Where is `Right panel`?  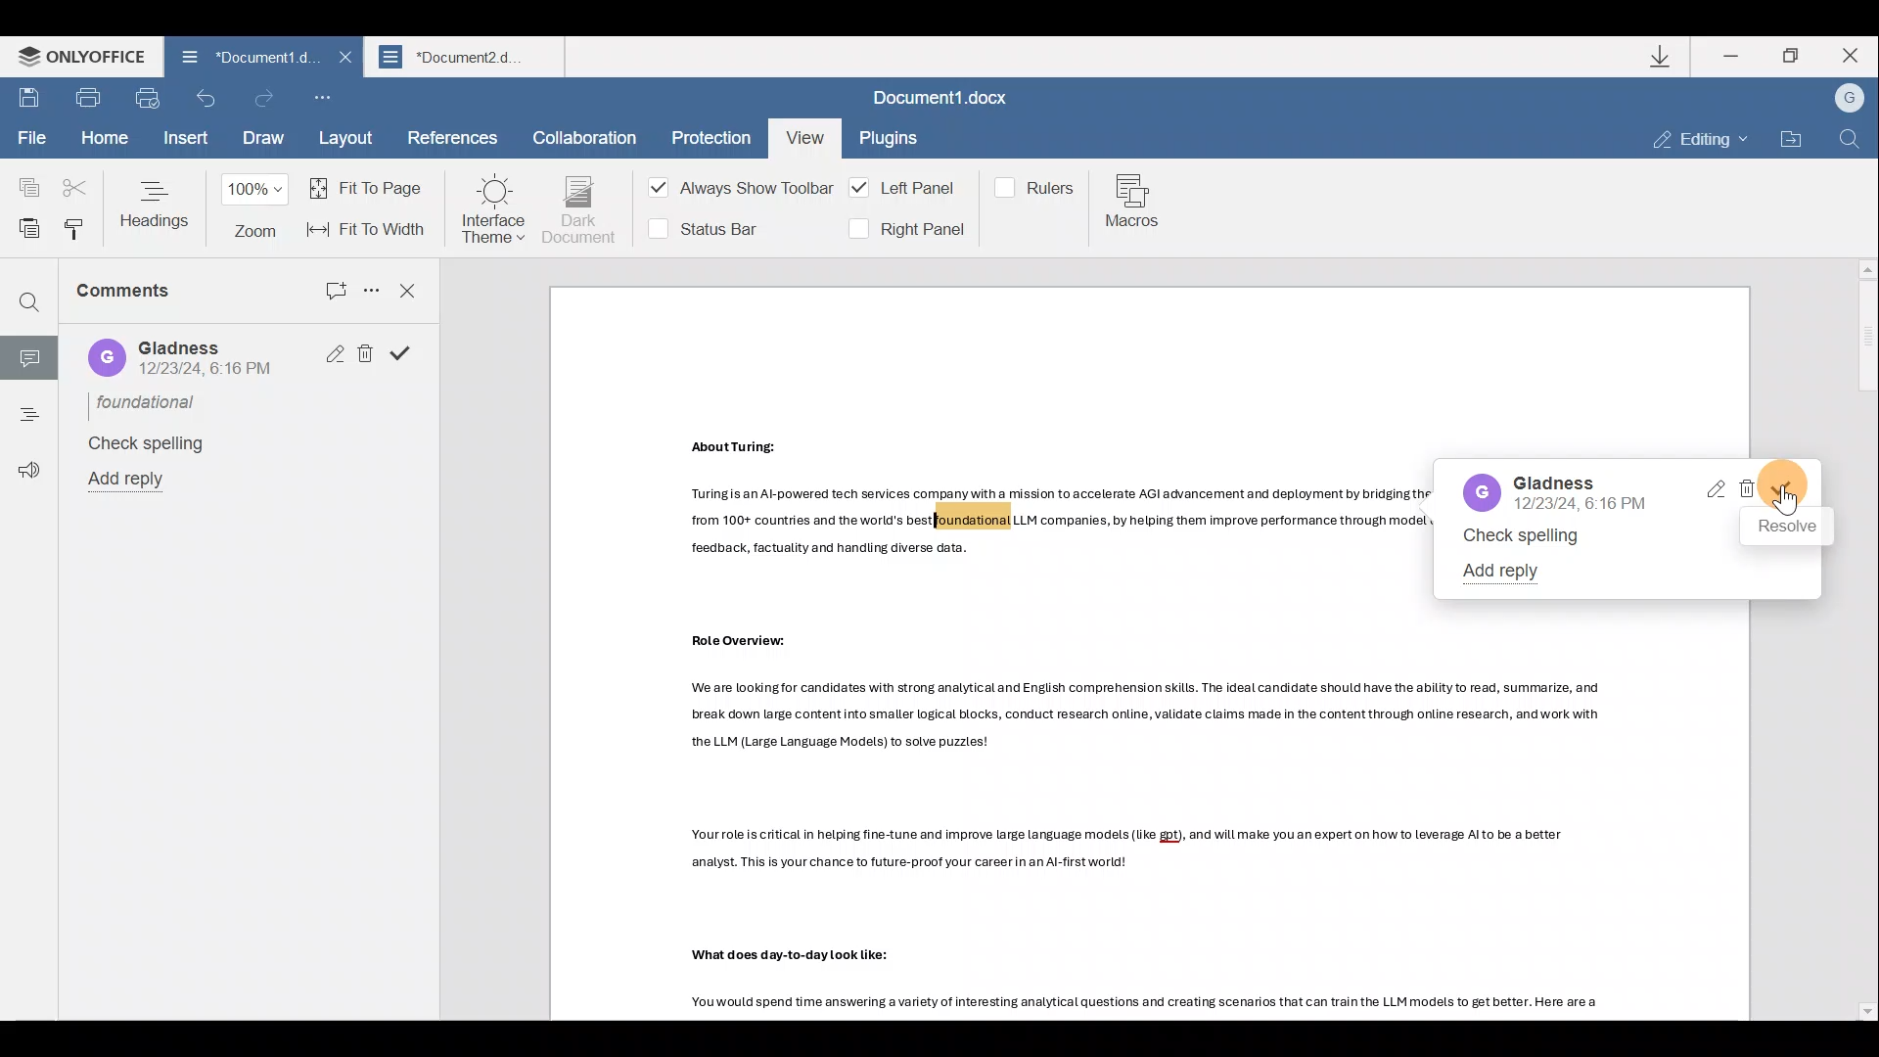
Right panel is located at coordinates (905, 229).